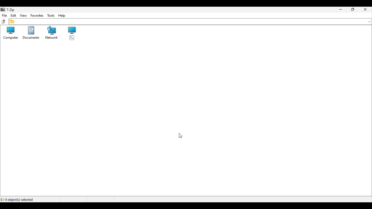 This screenshot has height=209, width=372. I want to click on Tools, so click(51, 15).